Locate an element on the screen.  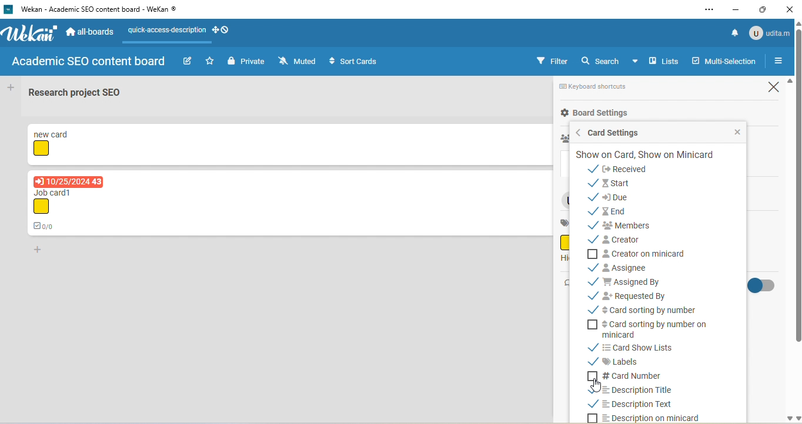
card sorting by number is located at coordinates (644, 309).